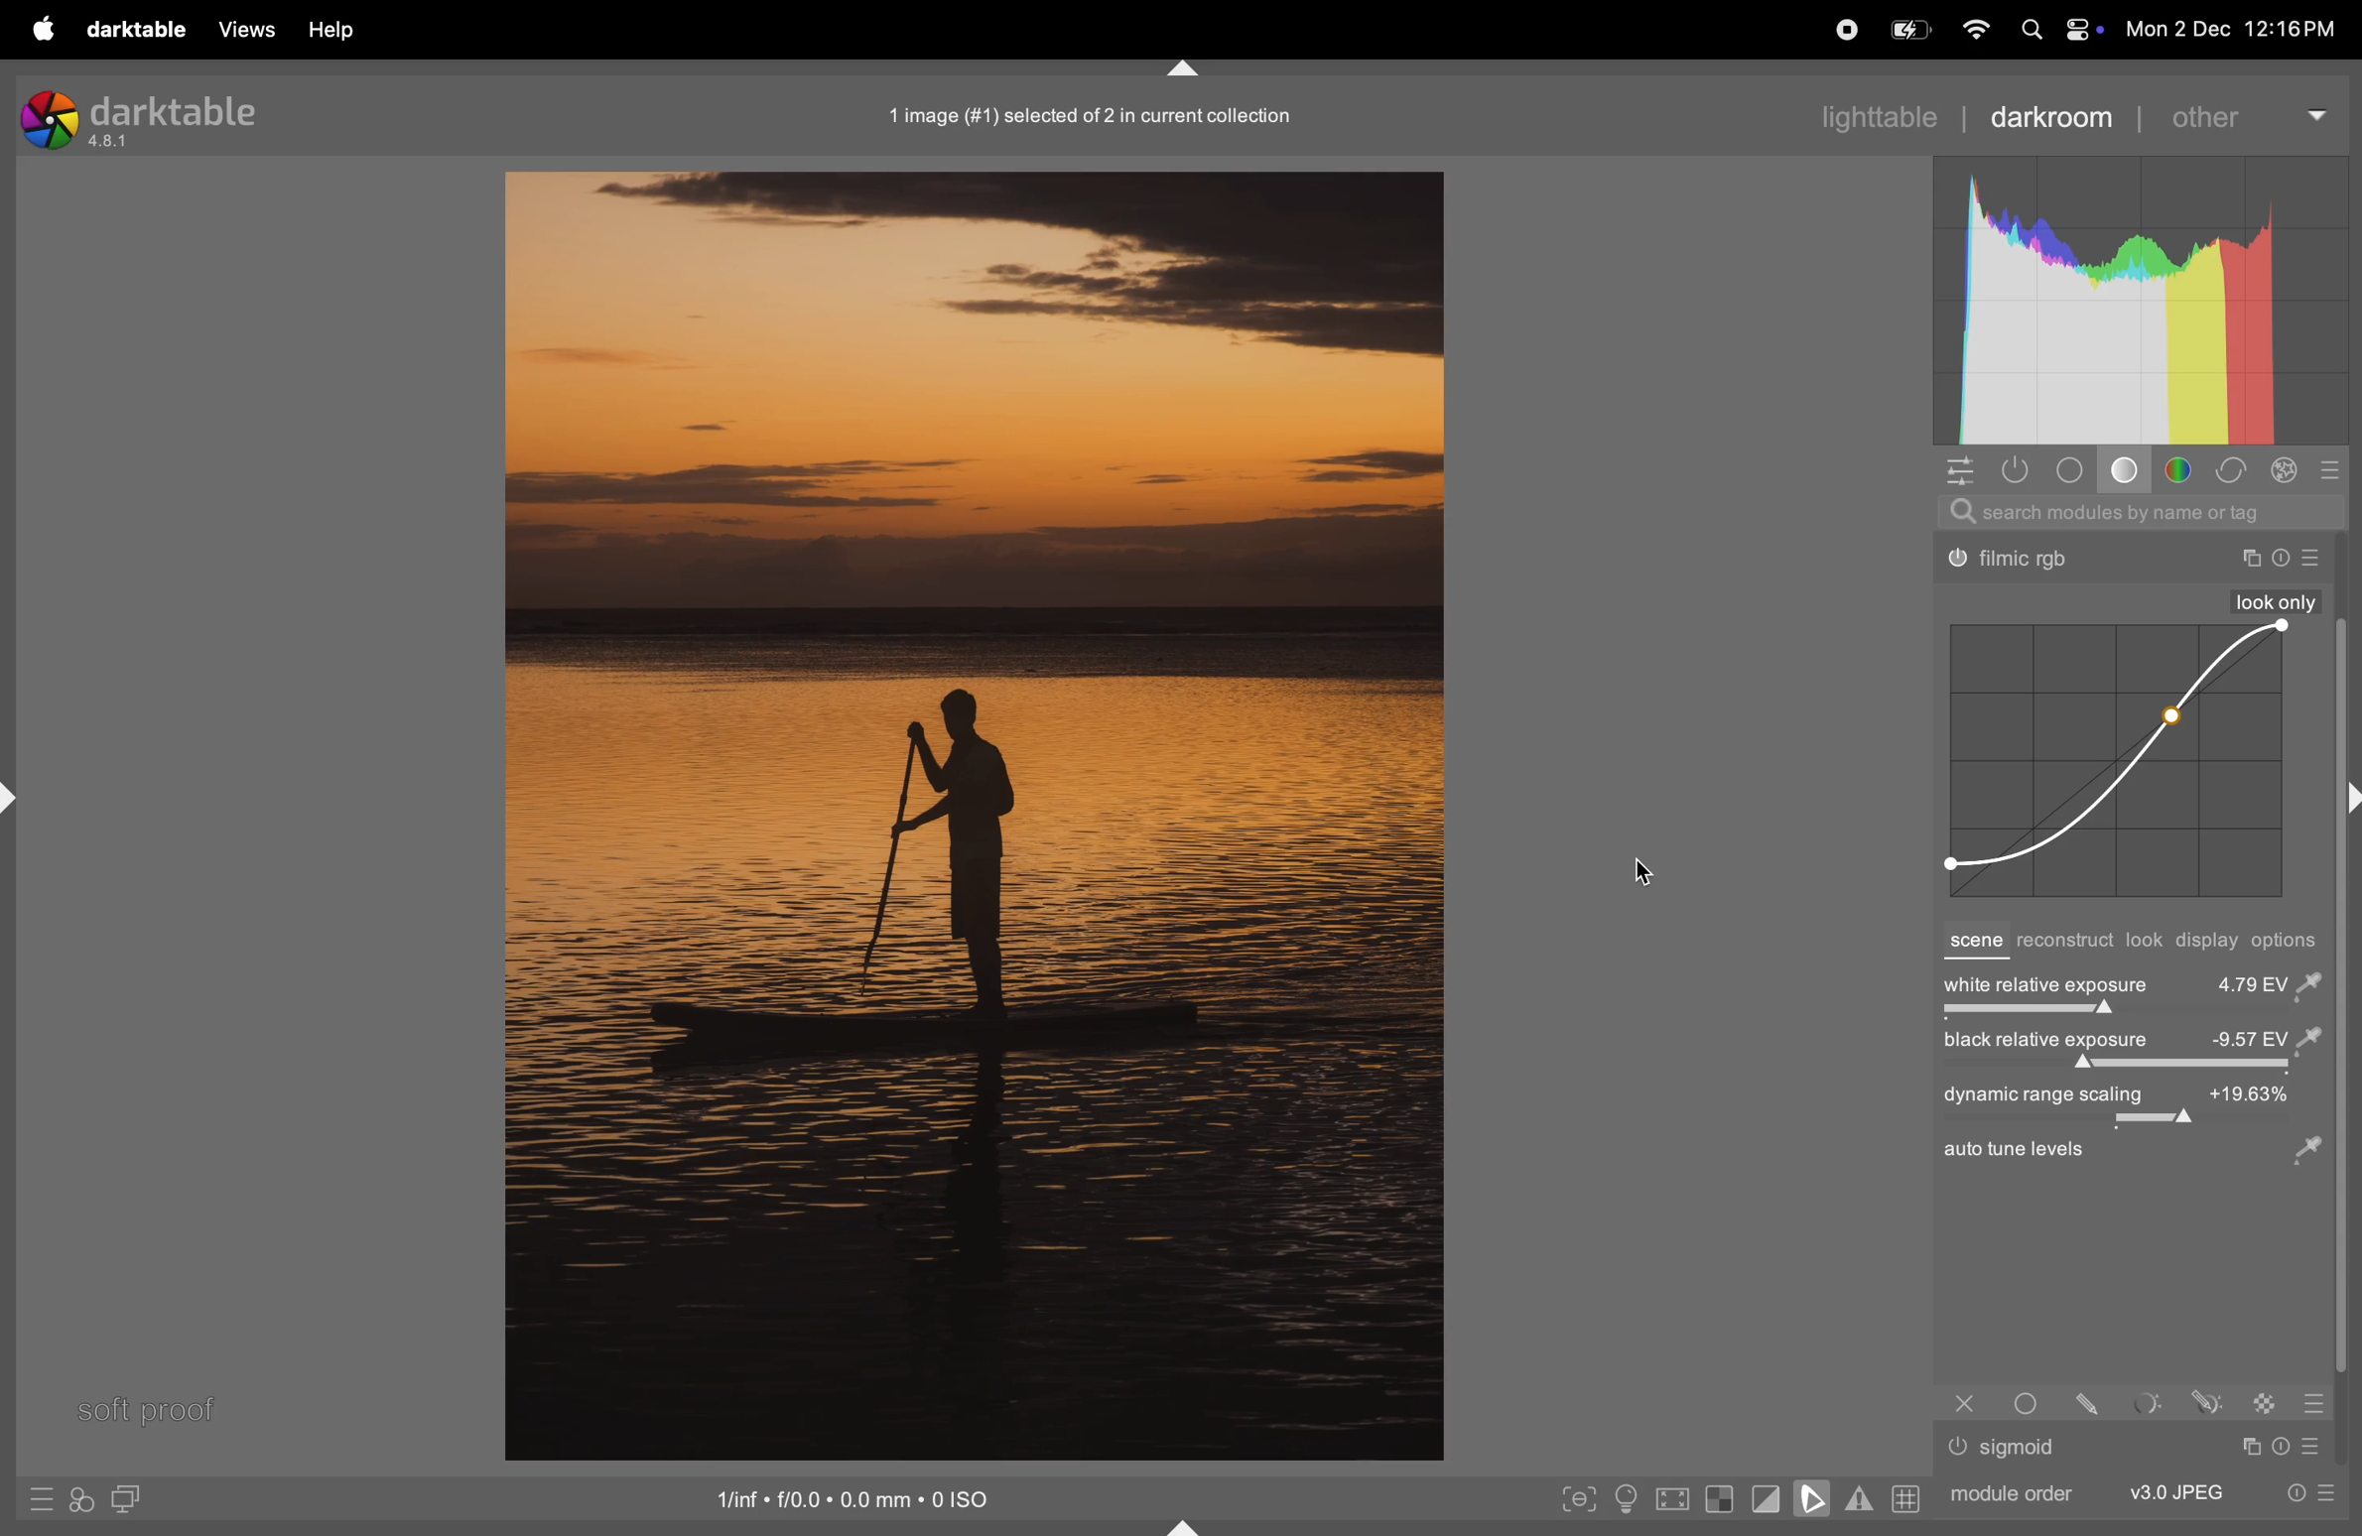 The height and width of the screenshot is (1536, 2362). Describe the element at coordinates (2032, 1402) in the screenshot. I see `` at that location.